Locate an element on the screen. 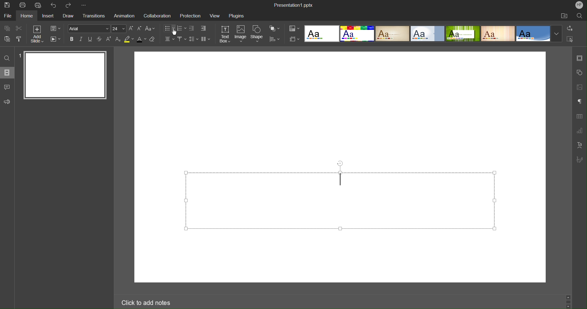  Image is located at coordinates (240, 34).